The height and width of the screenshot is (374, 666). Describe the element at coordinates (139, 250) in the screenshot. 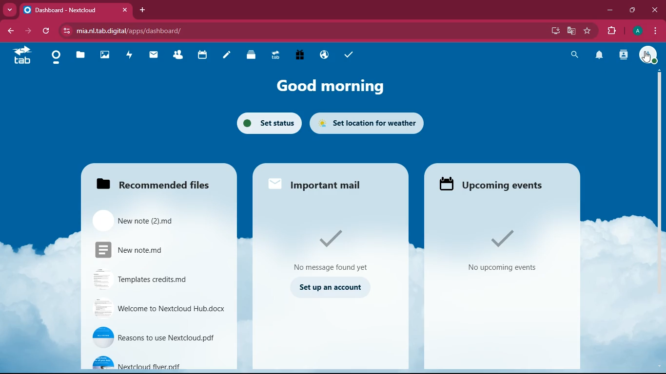

I see `New note.md` at that location.